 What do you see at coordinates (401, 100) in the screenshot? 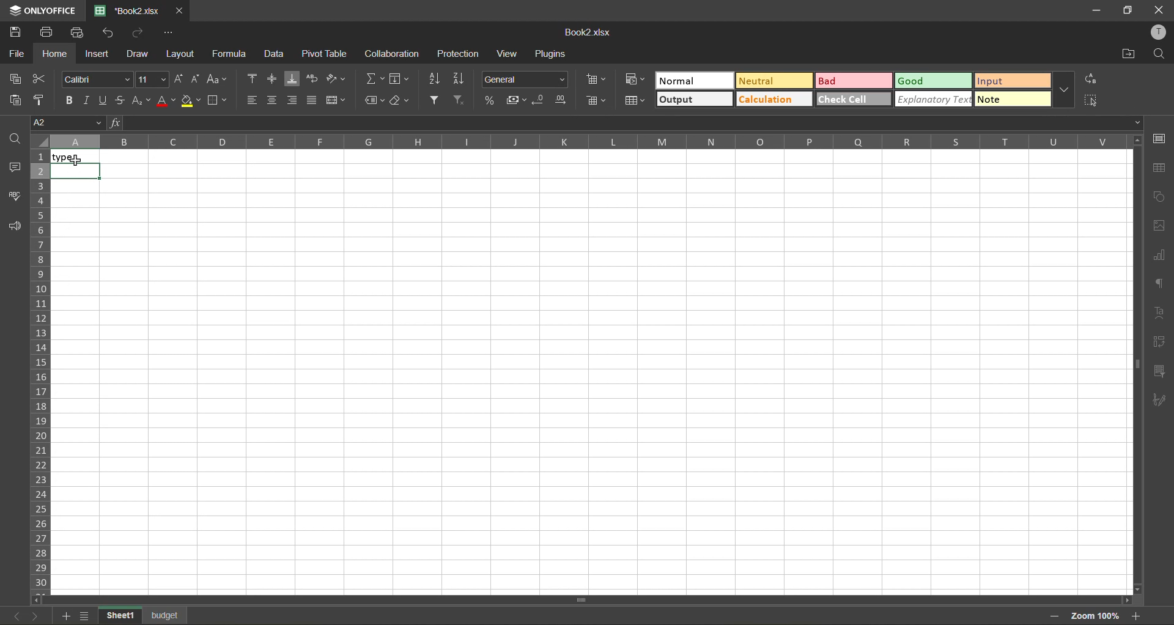
I see `clear` at bounding box center [401, 100].